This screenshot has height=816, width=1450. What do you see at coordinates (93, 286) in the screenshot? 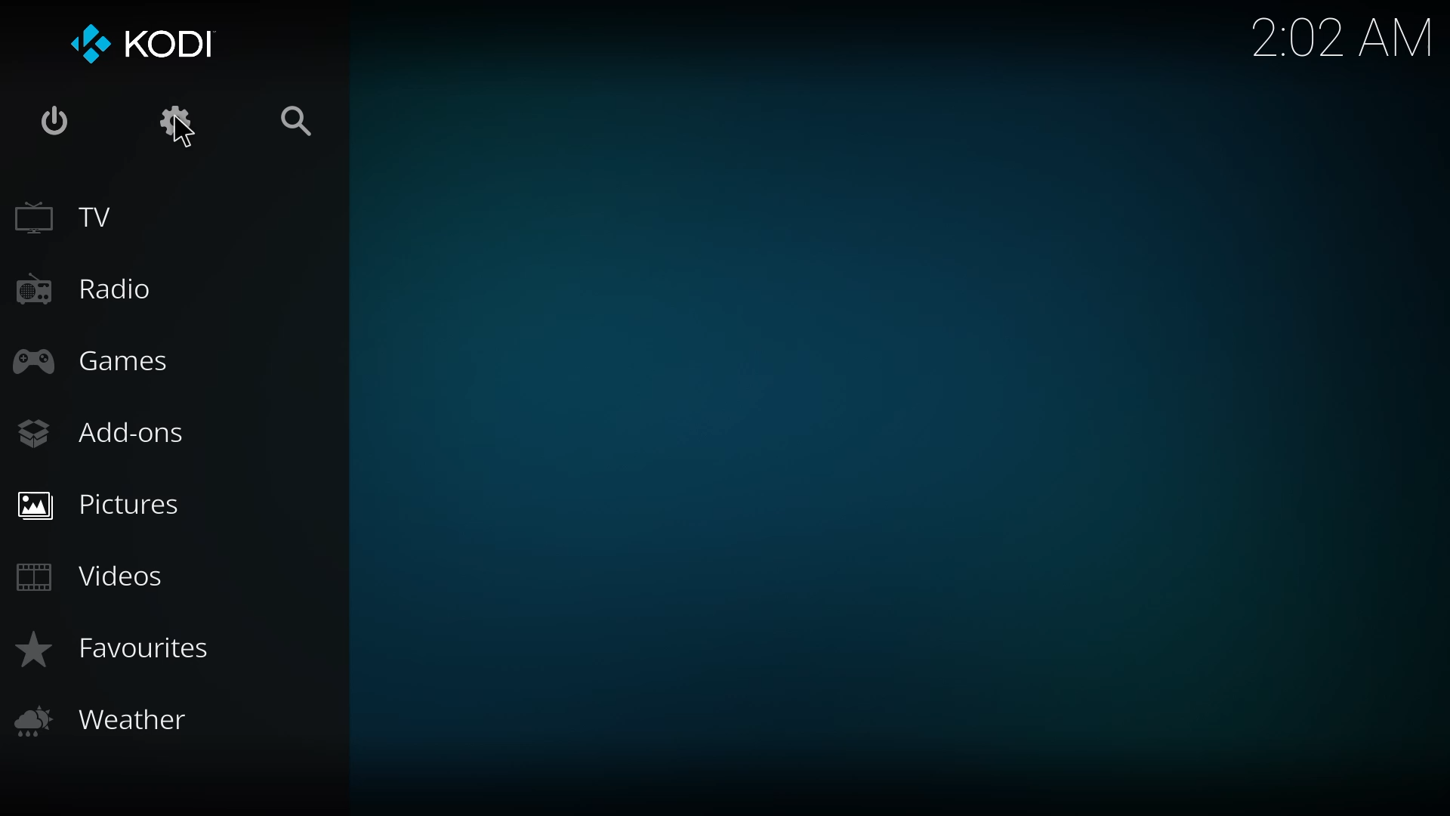
I see `radio` at bounding box center [93, 286].